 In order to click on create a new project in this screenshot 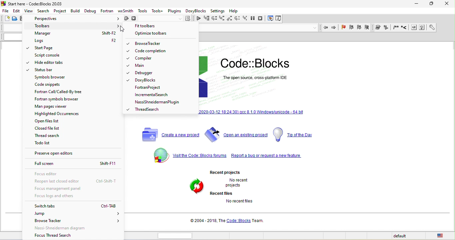, I will do `click(168, 135)`.